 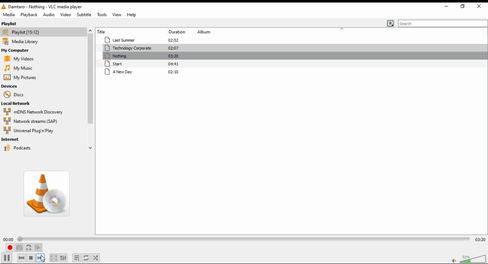 I want to click on 00:00, so click(x=8, y=239).